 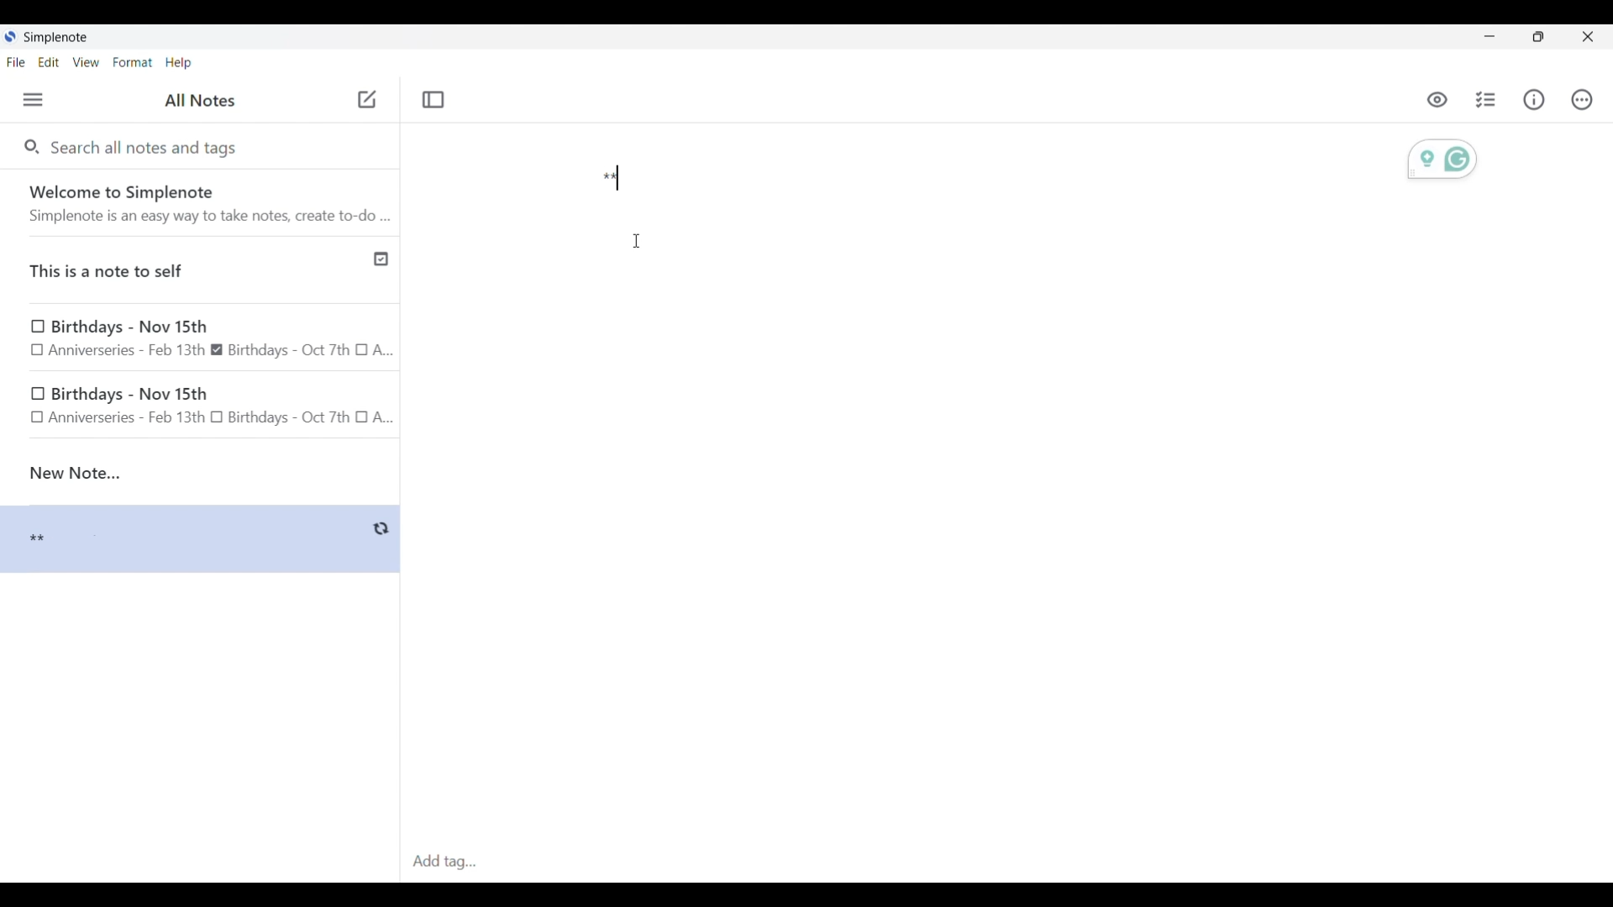 What do you see at coordinates (1487, 100) in the screenshot?
I see `Insert checklist` at bounding box center [1487, 100].